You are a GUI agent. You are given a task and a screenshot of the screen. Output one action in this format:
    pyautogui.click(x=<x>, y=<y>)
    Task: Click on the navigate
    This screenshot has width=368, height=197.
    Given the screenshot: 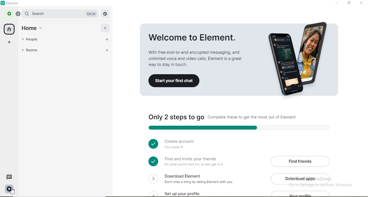 What is the action you would take?
    pyautogui.click(x=105, y=14)
    